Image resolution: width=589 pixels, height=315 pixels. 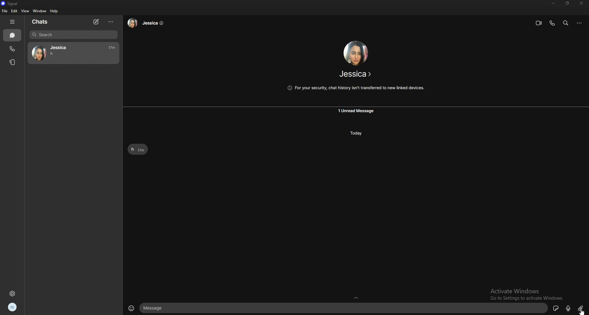 I want to click on Jessica, so click(x=58, y=47).